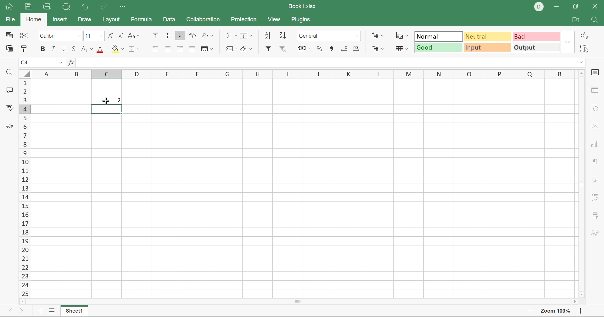 This screenshot has width=604, height=317. Describe the element at coordinates (583, 309) in the screenshot. I see `Zoom In` at that location.